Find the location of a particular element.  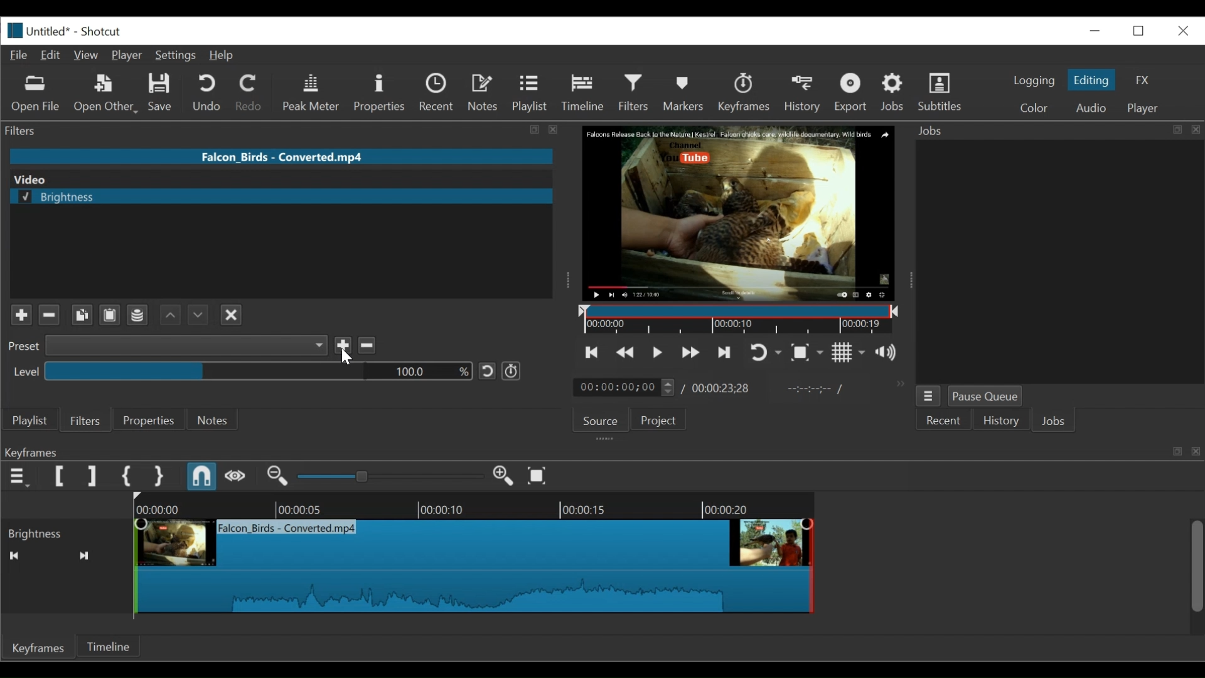

Set Filter First is located at coordinates (61, 477).